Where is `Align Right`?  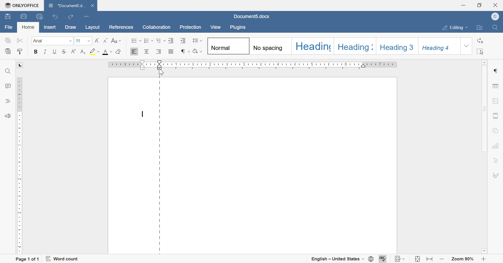
Align Right is located at coordinates (159, 52).